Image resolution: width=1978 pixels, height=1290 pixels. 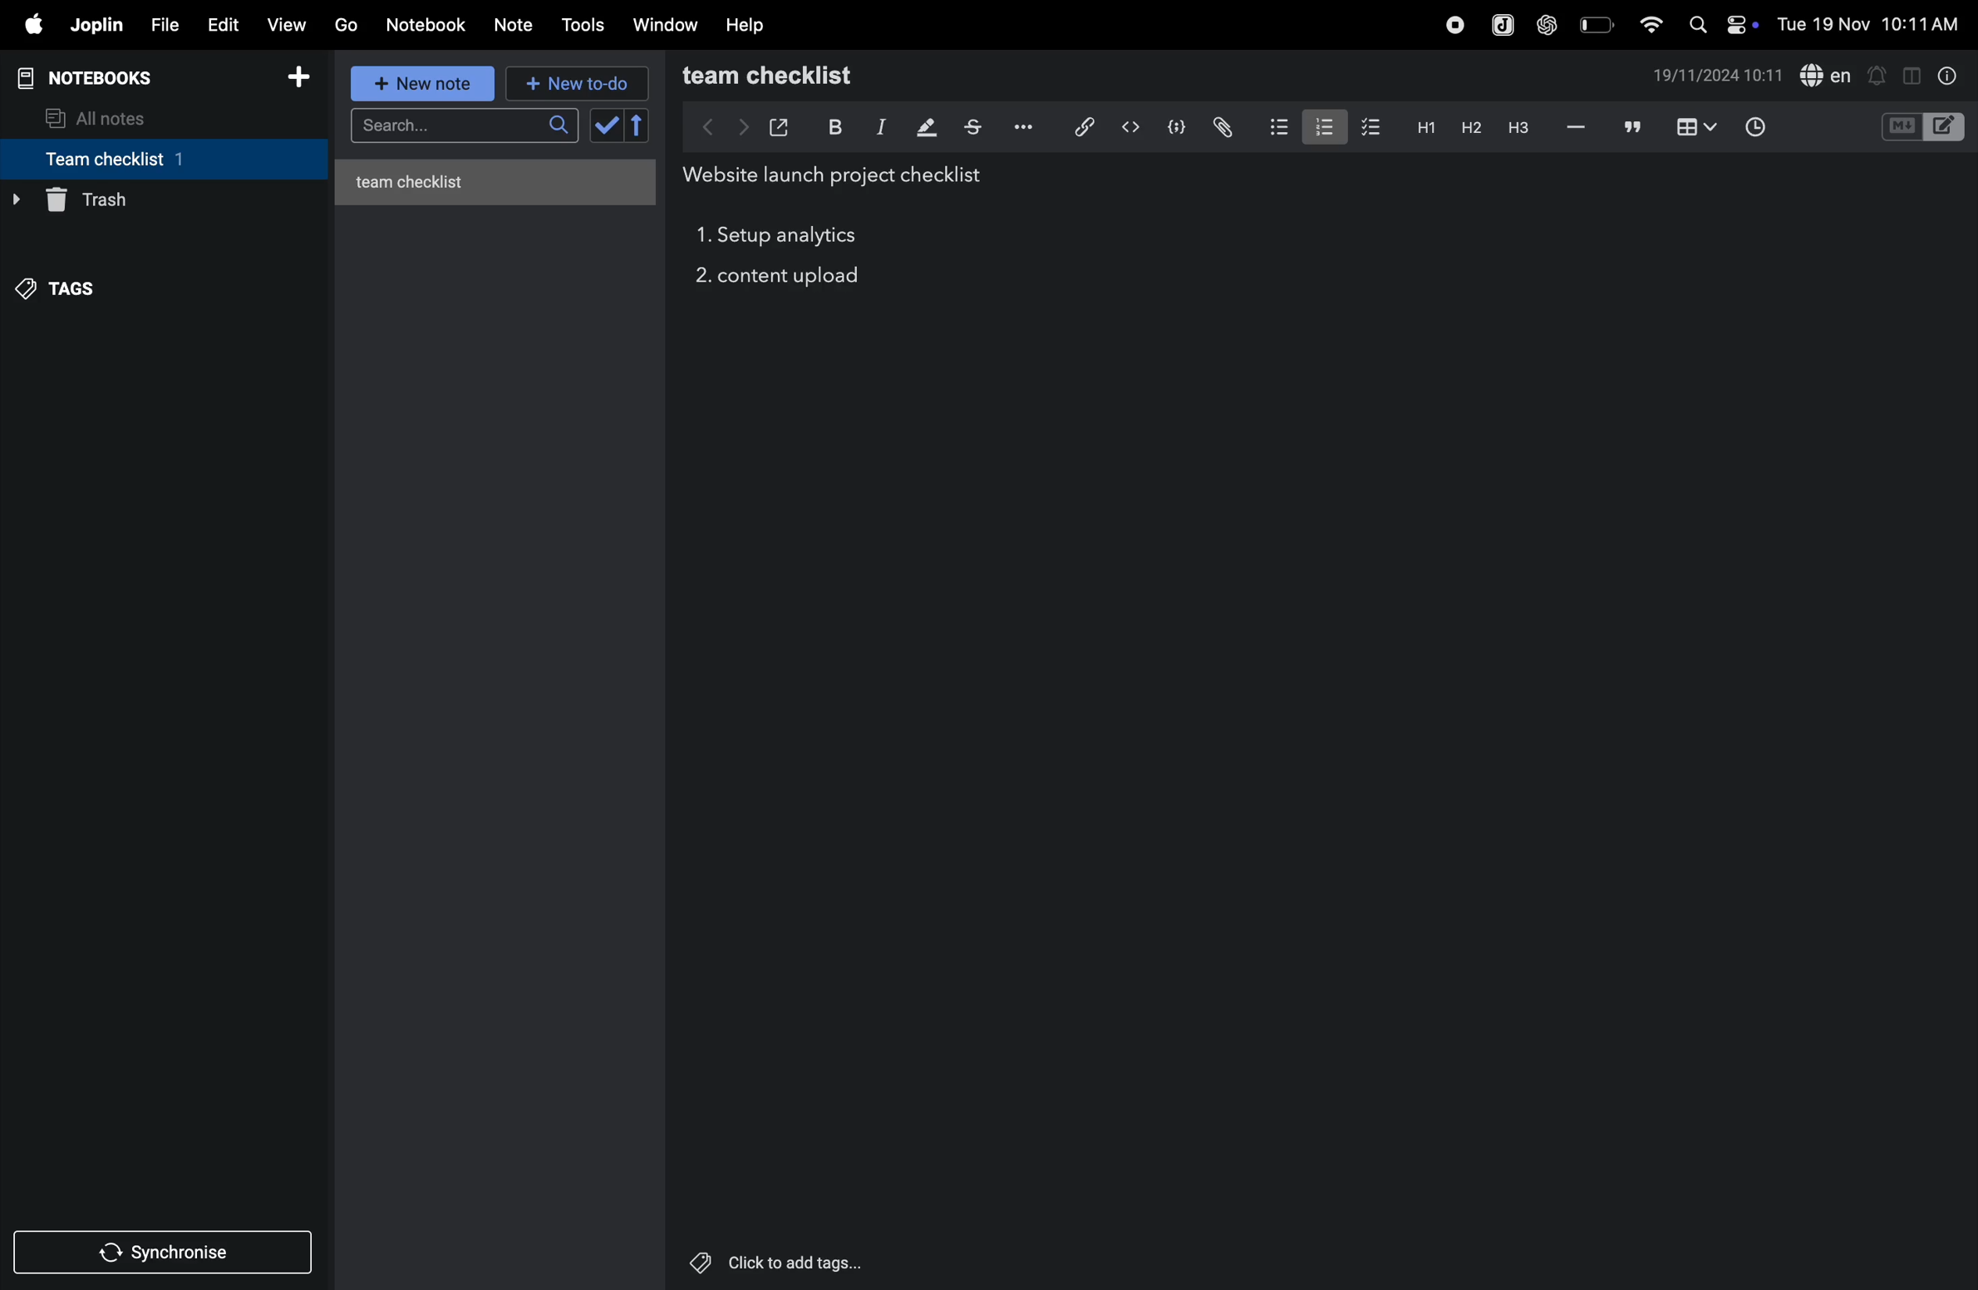 I want to click on open window, so click(x=780, y=124).